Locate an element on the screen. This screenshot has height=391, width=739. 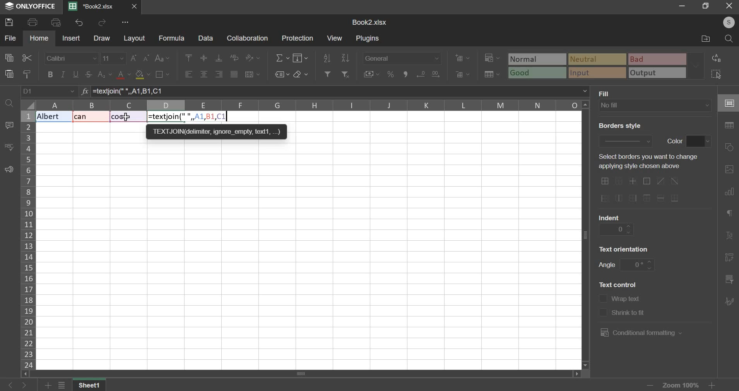
fill color is located at coordinates (142, 75).